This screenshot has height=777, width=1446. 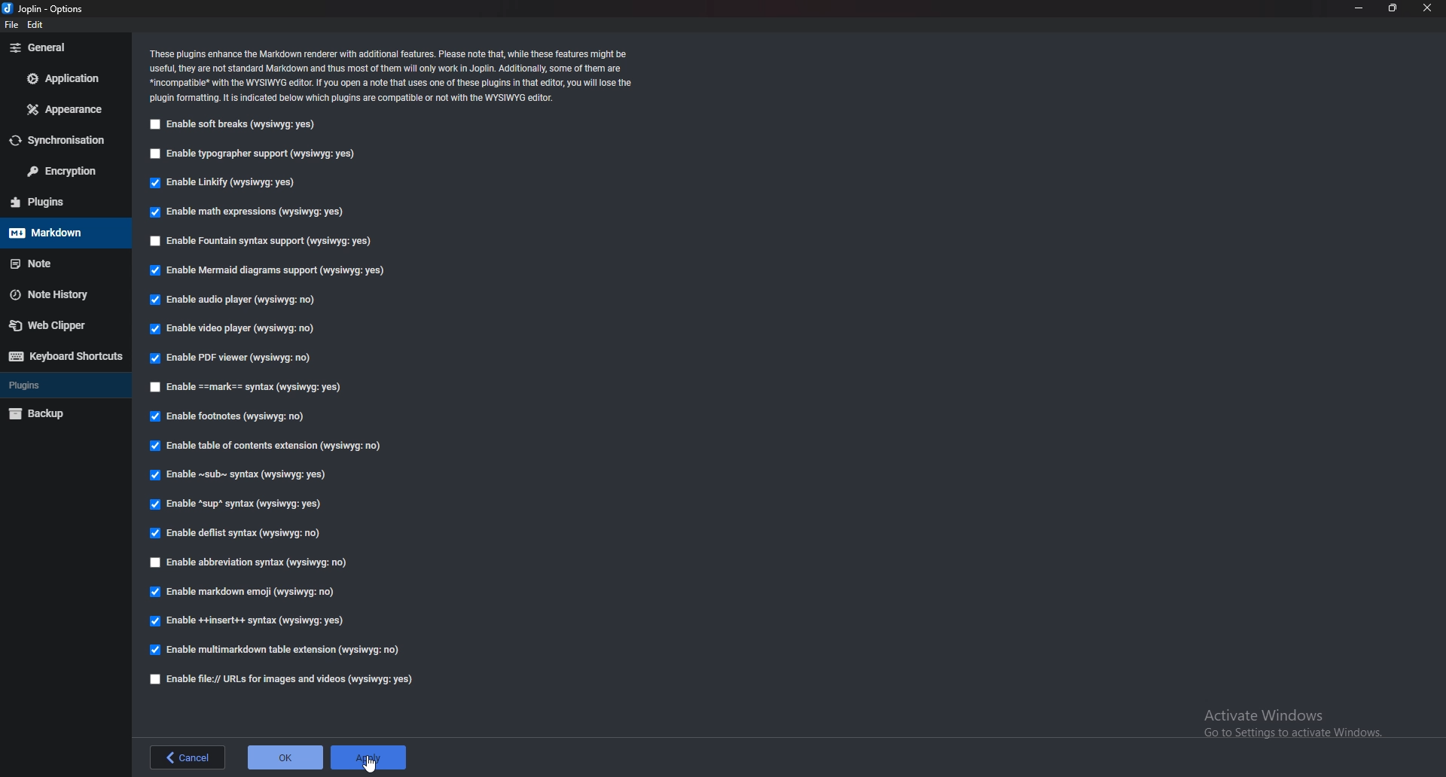 I want to click on Plugins, so click(x=59, y=387).